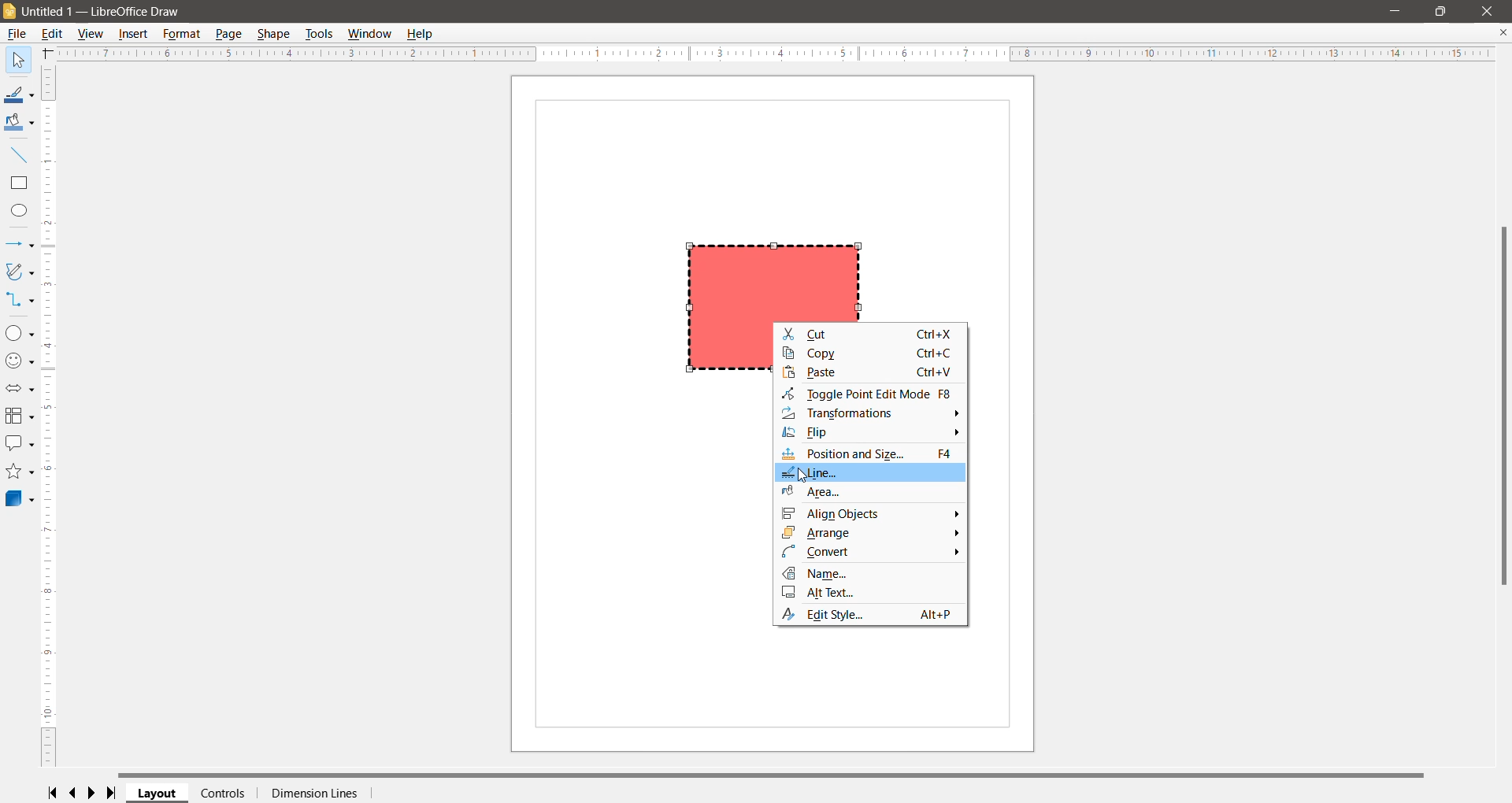 Image resolution: width=1512 pixels, height=803 pixels. What do you see at coordinates (314, 794) in the screenshot?
I see `Dimension Lines` at bounding box center [314, 794].